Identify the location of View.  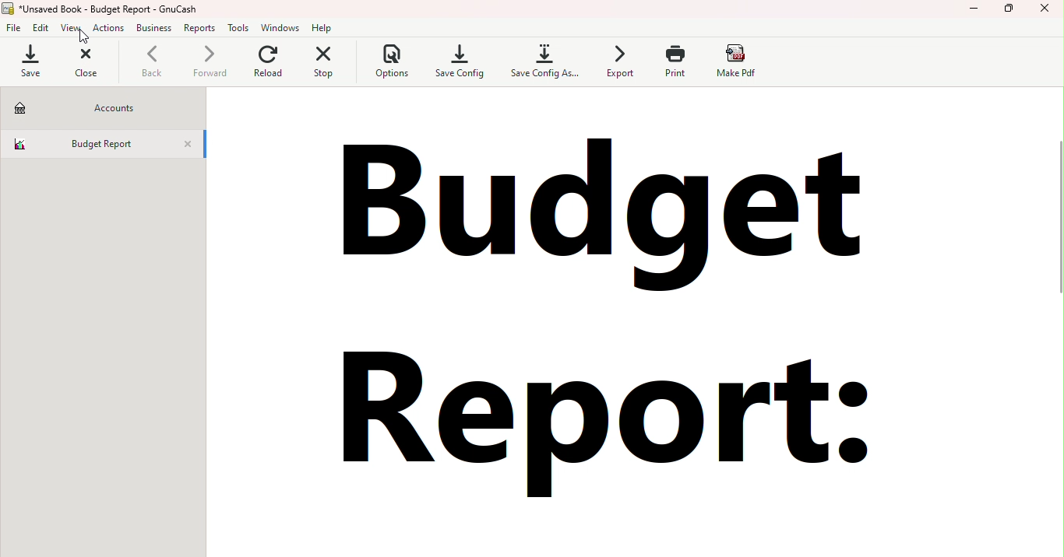
(72, 30).